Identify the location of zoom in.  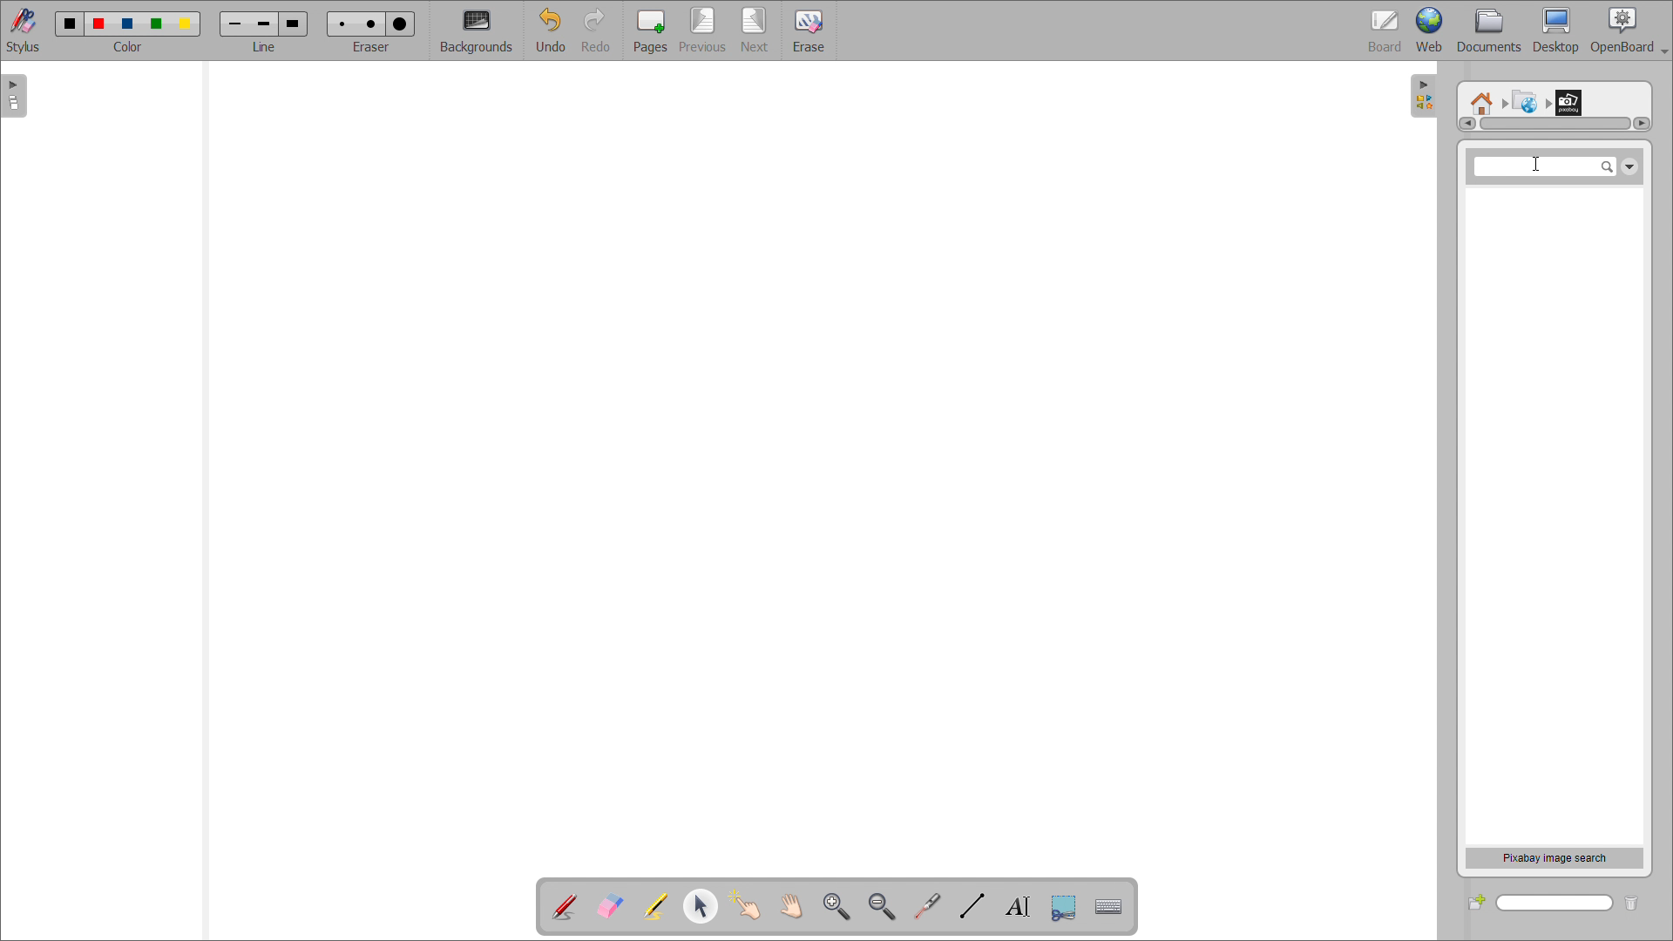
(836, 905).